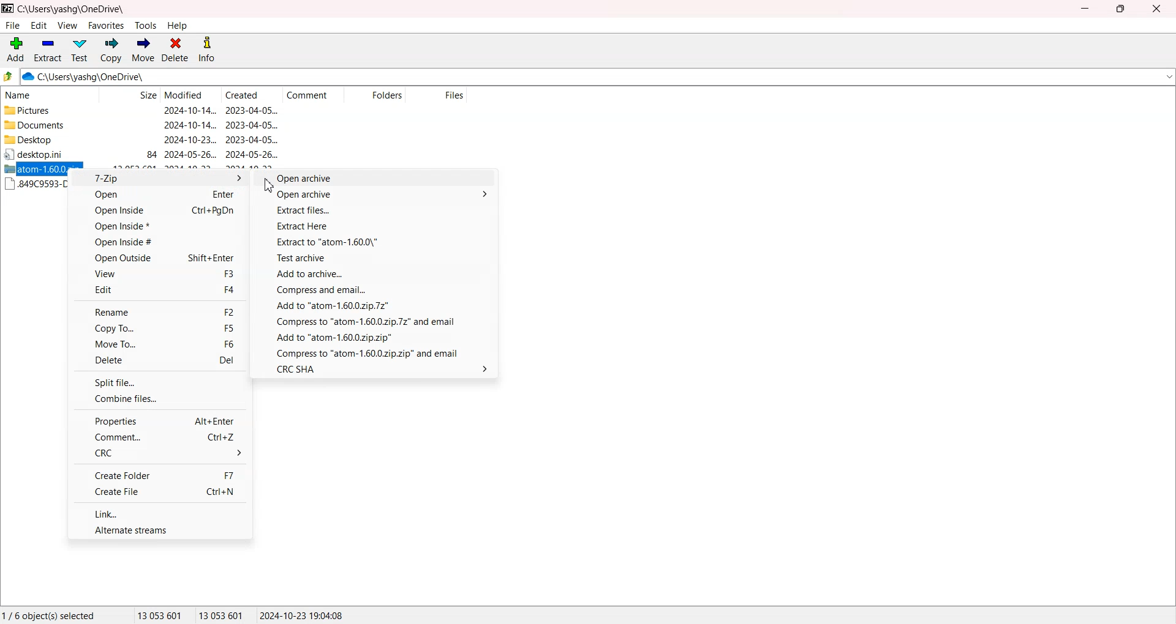 The image size is (1176, 624). I want to click on Compress and Email, so click(375, 352).